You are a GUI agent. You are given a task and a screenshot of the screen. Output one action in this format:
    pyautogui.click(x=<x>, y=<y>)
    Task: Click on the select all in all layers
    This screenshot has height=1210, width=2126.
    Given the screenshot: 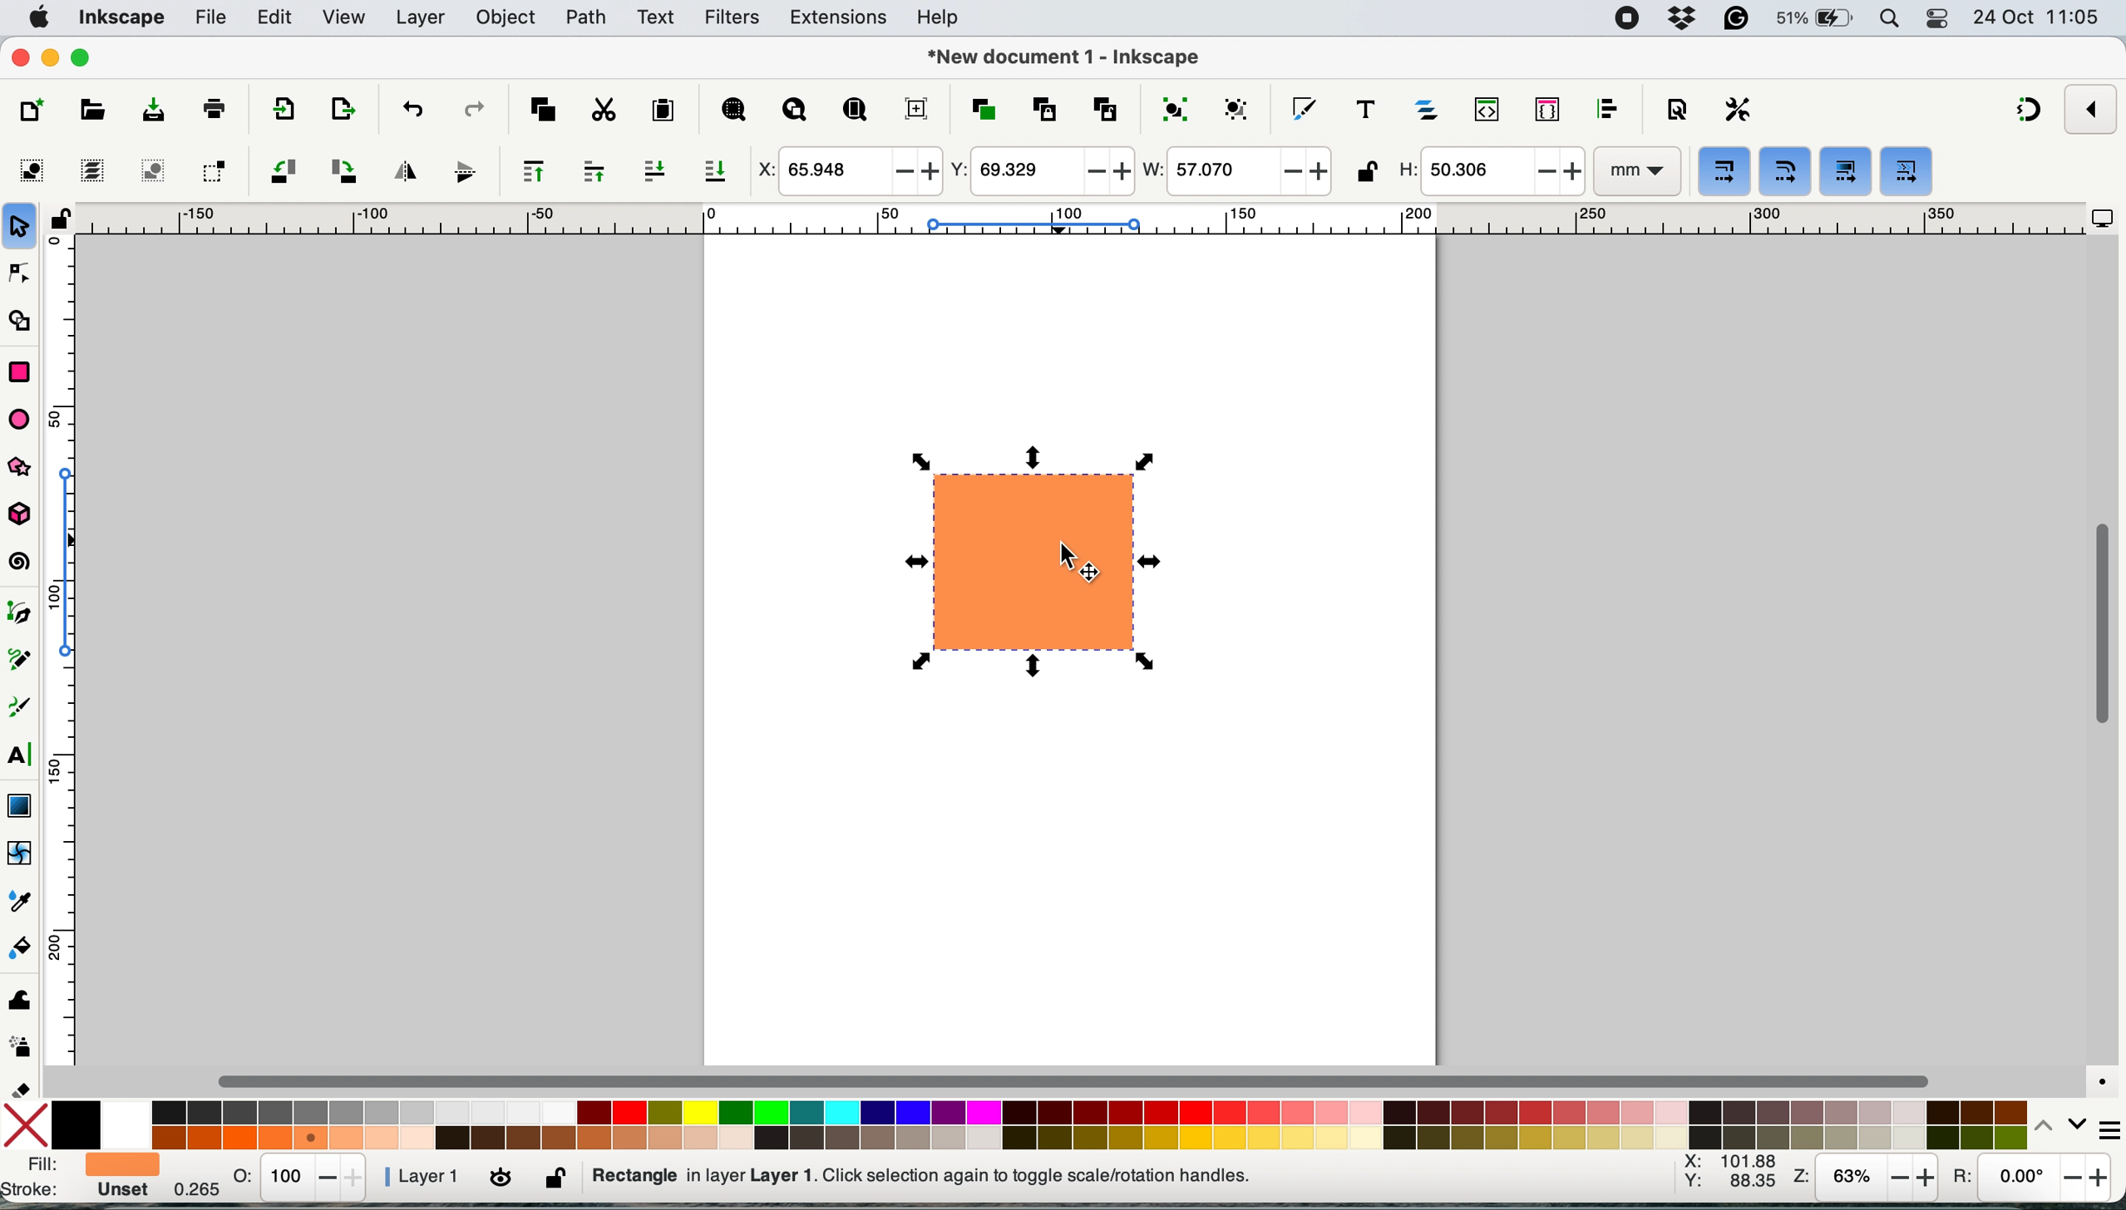 What is the action you would take?
    pyautogui.click(x=93, y=170)
    